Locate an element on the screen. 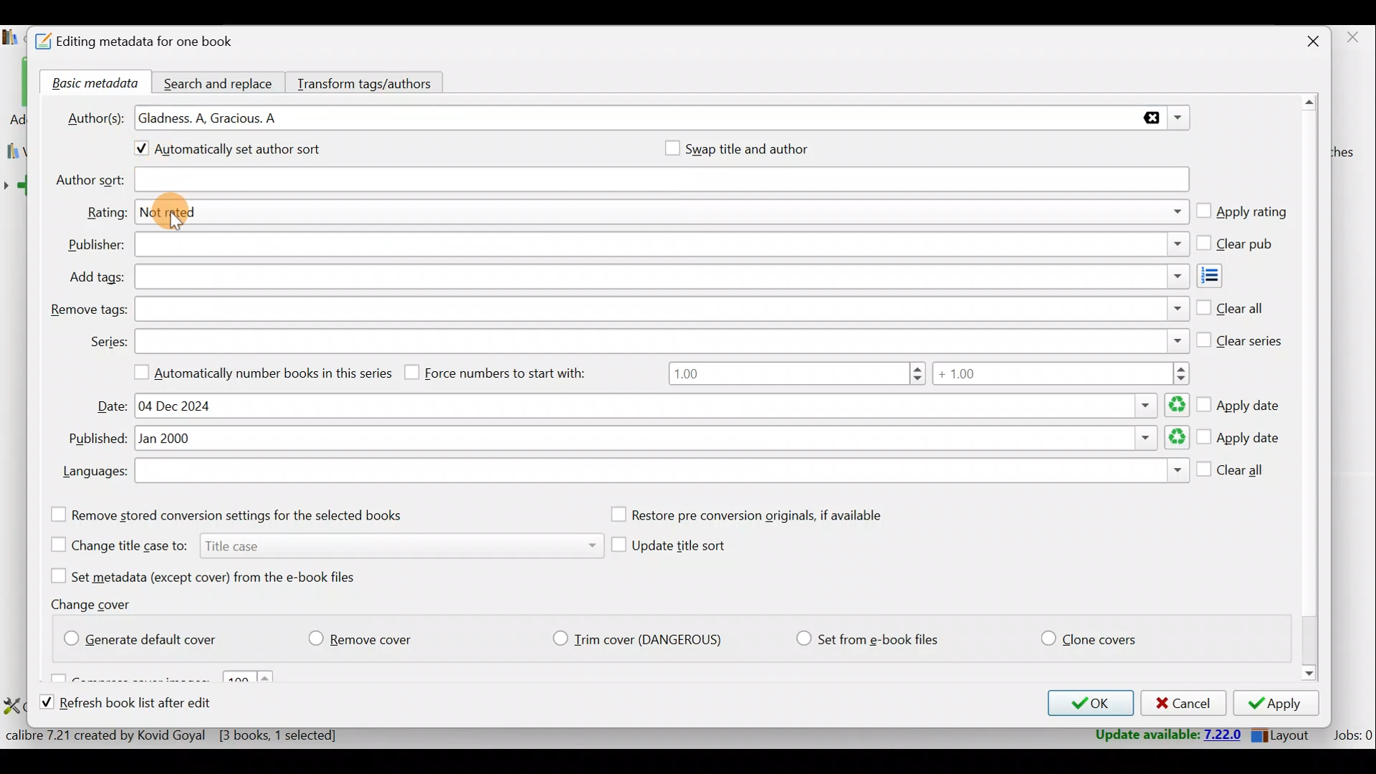 Image resolution: width=1376 pixels, height=774 pixels. Clear pub is located at coordinates (1238, 244).